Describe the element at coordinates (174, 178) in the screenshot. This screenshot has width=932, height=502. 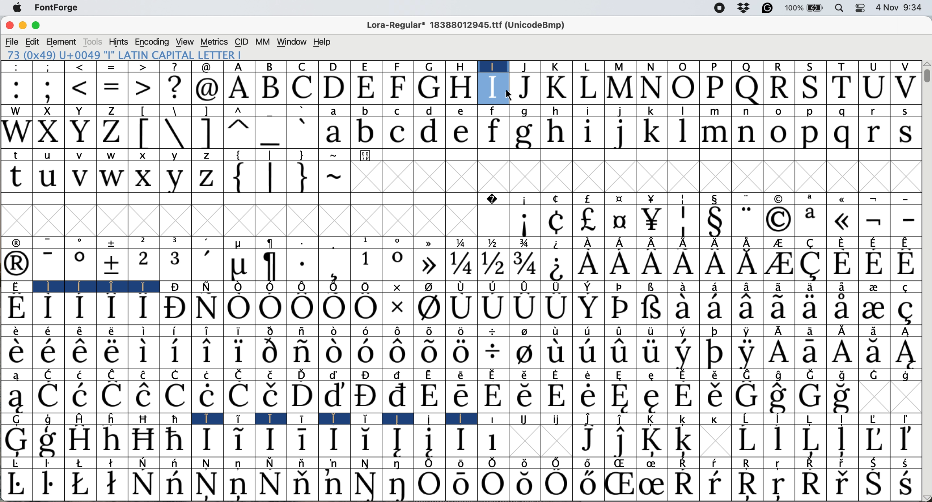
I see `y` at that location.